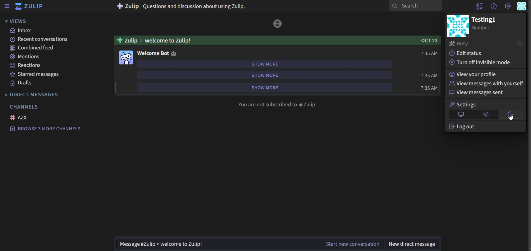 This screenshot has height=251, width=531. What do you see at coordinates (23, 83) in the screenshot?
I see `drafts` at bounding box center [23, 83].